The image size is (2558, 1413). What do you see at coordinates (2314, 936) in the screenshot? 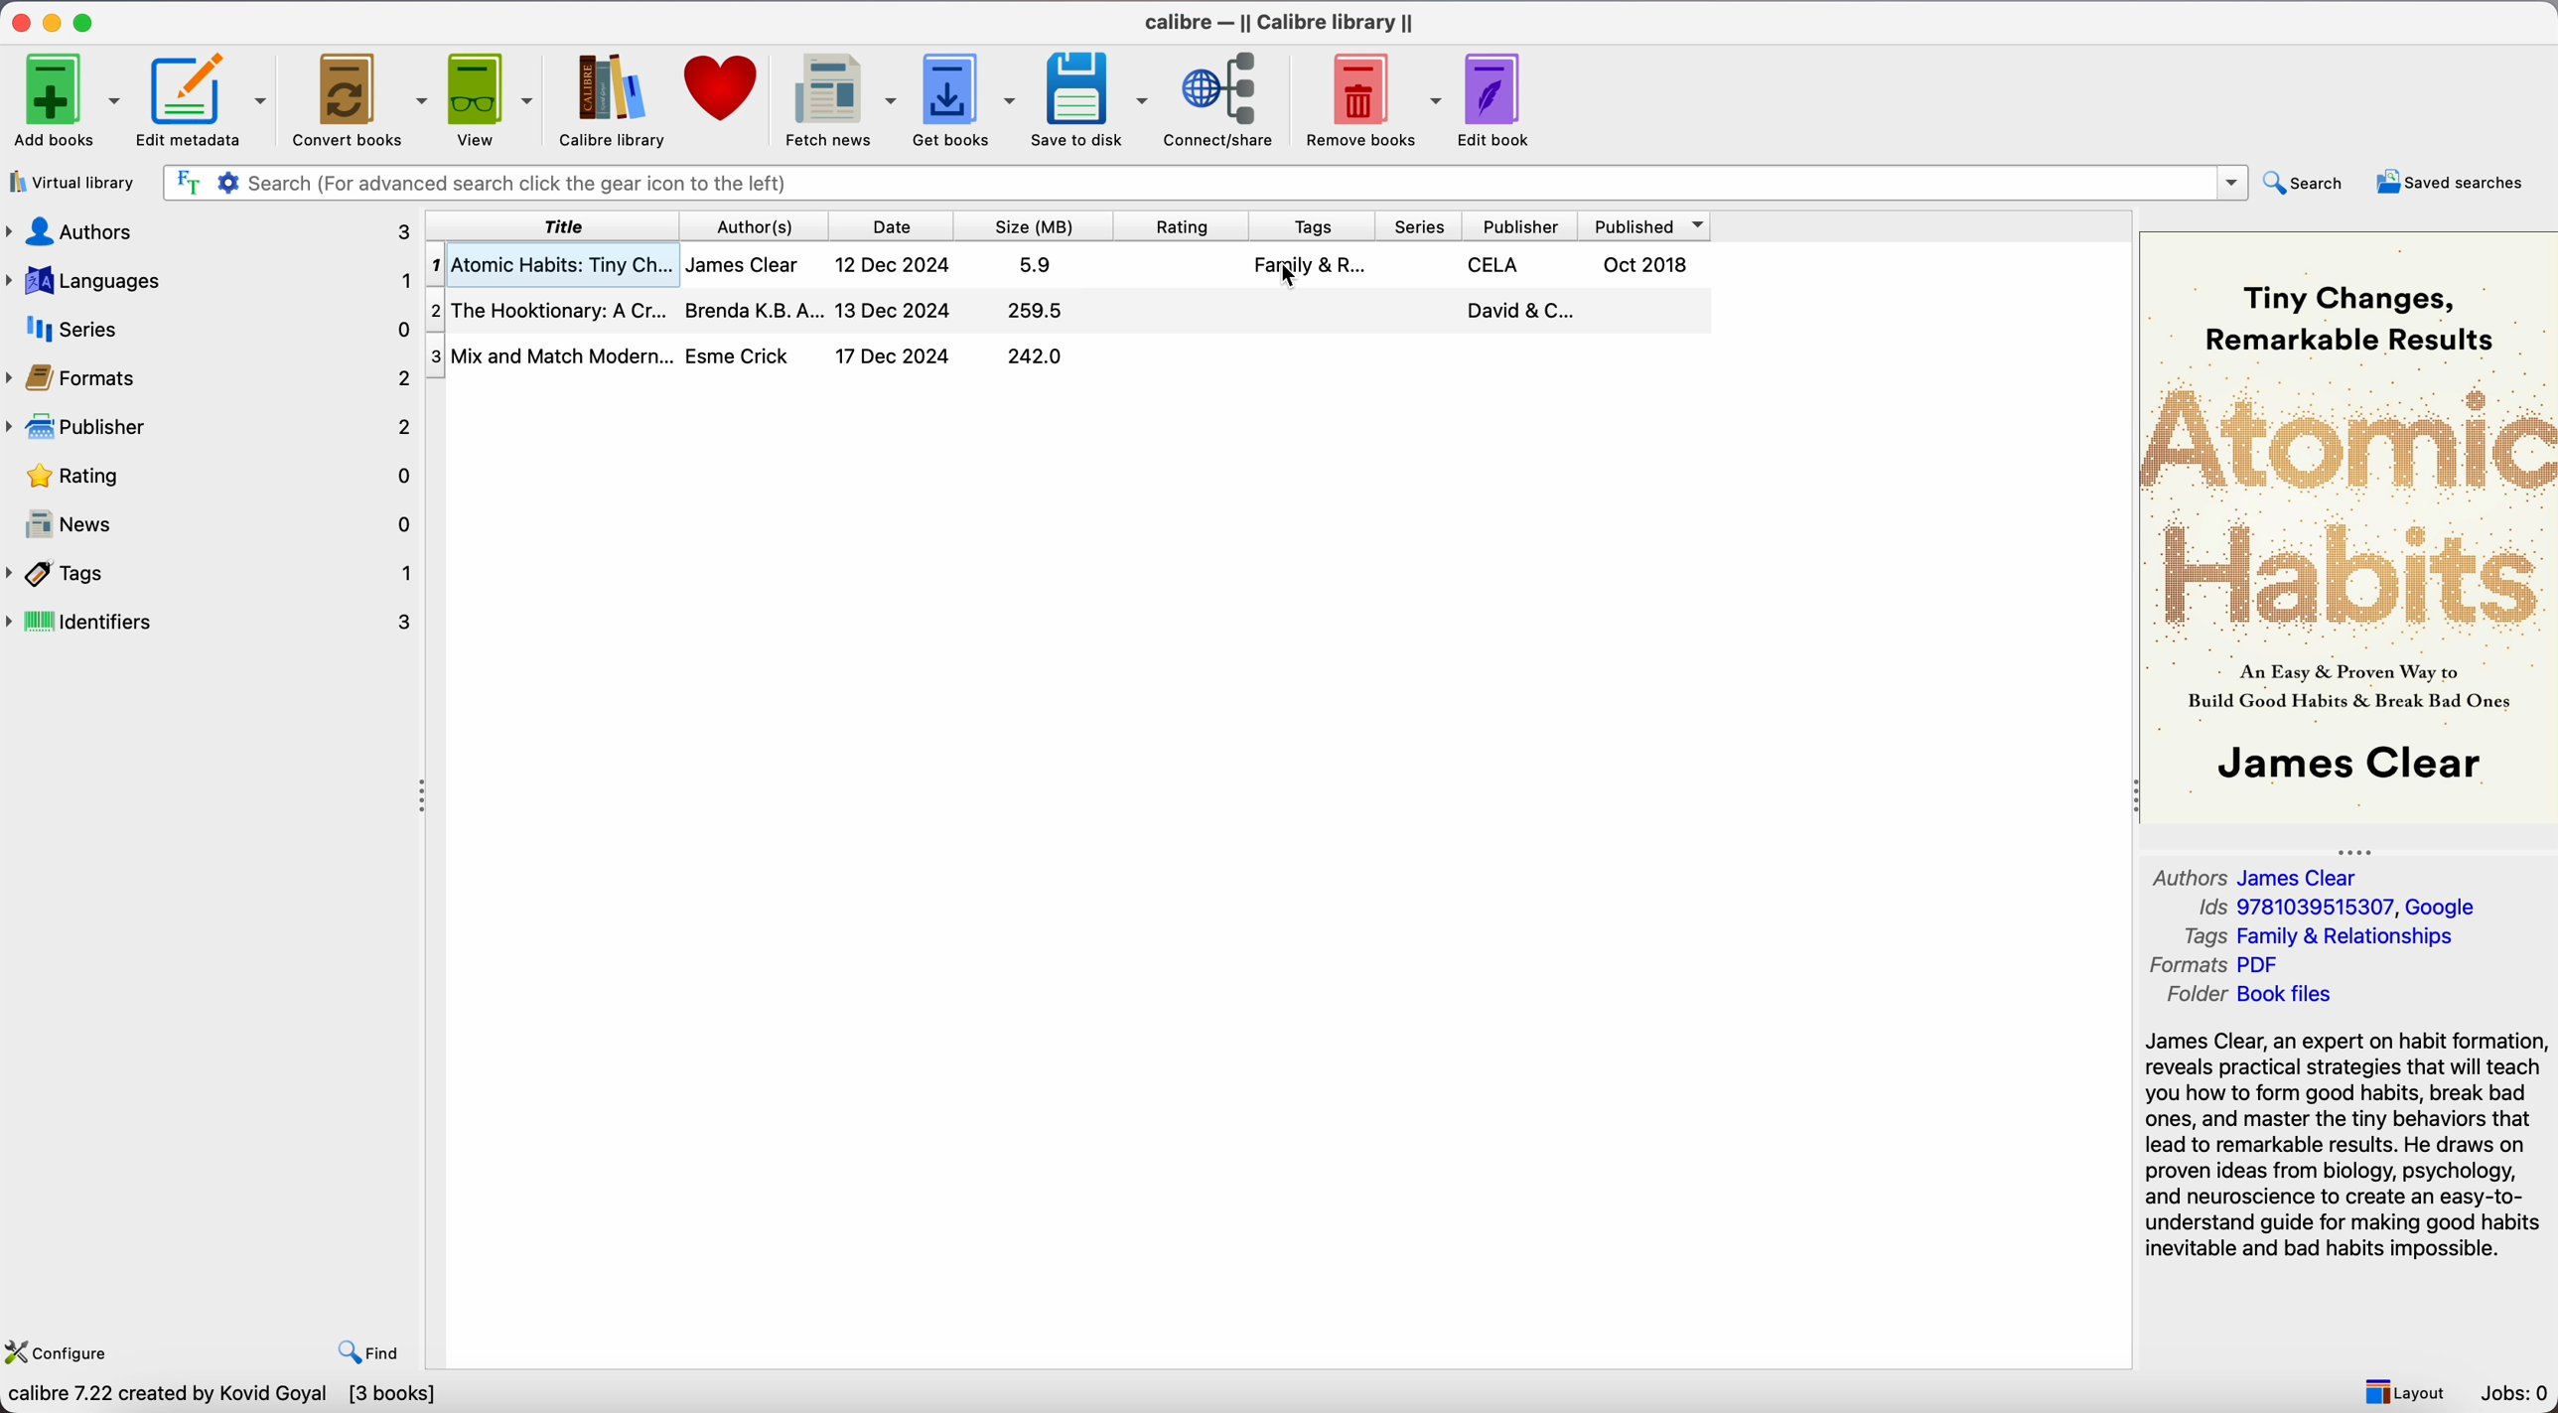
I see `Tags Family & Relationships` at bounding box center [2314, 936].